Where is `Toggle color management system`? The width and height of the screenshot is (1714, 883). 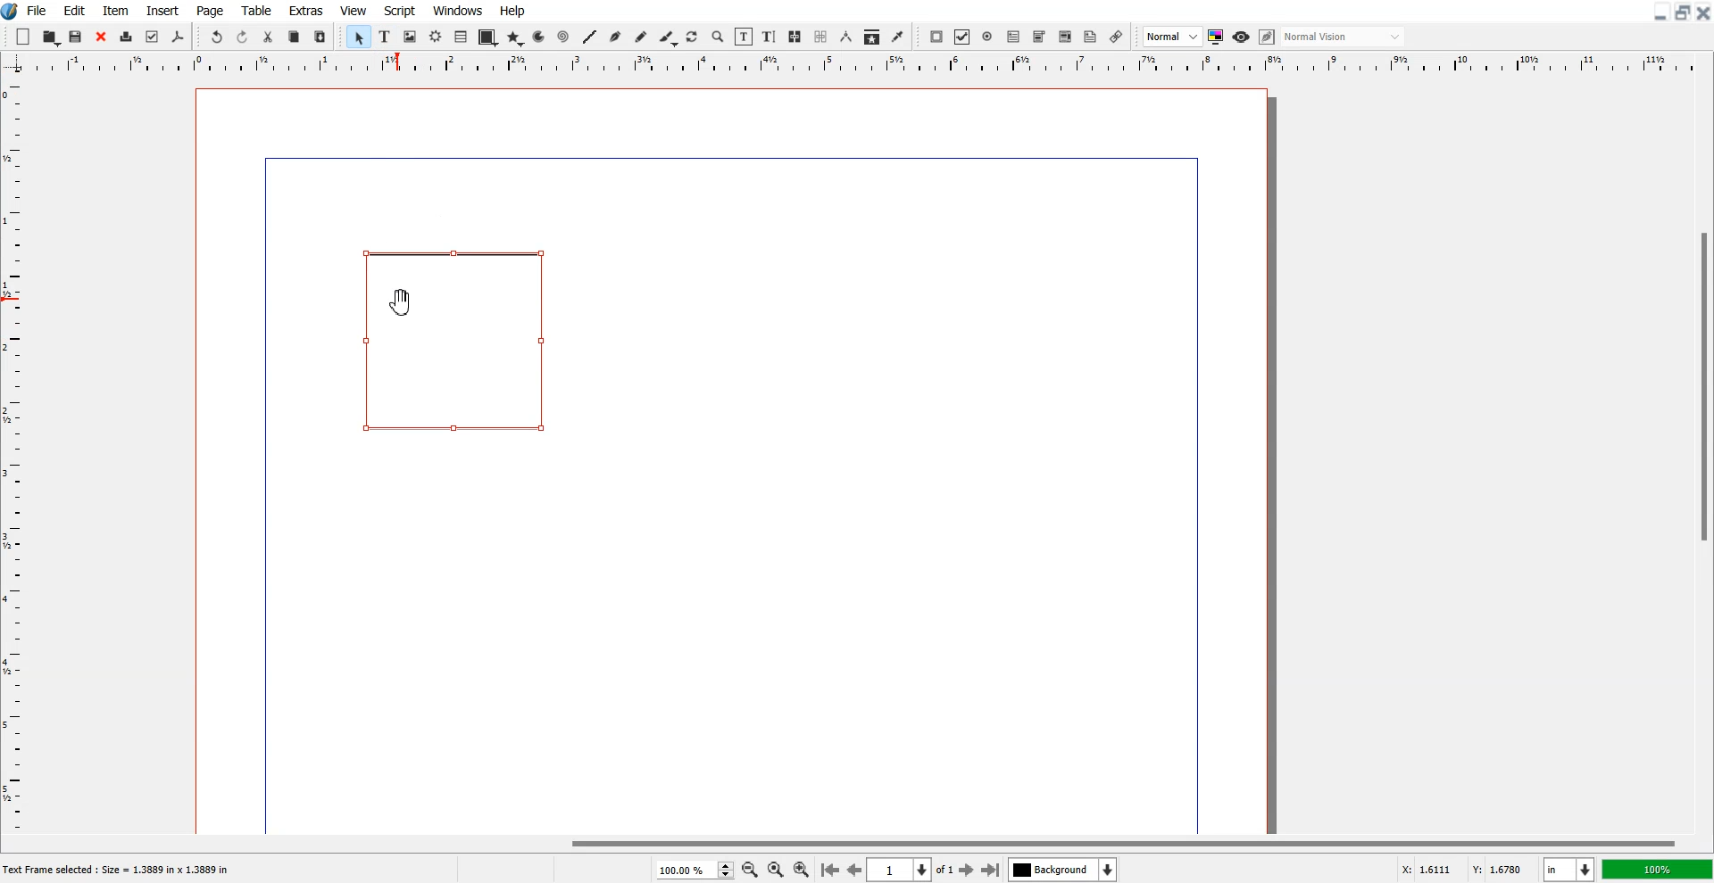
Toggle color management system is located at coordinates (1217, 37).